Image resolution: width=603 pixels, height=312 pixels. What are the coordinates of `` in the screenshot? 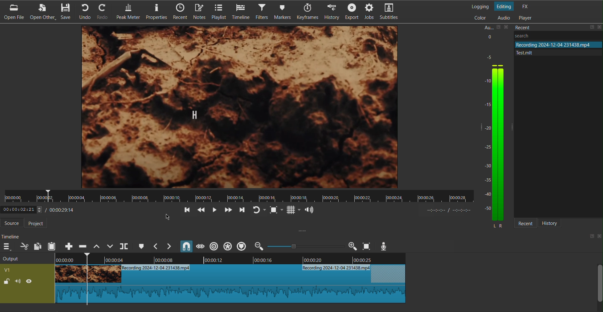 It's located at (533, 35).